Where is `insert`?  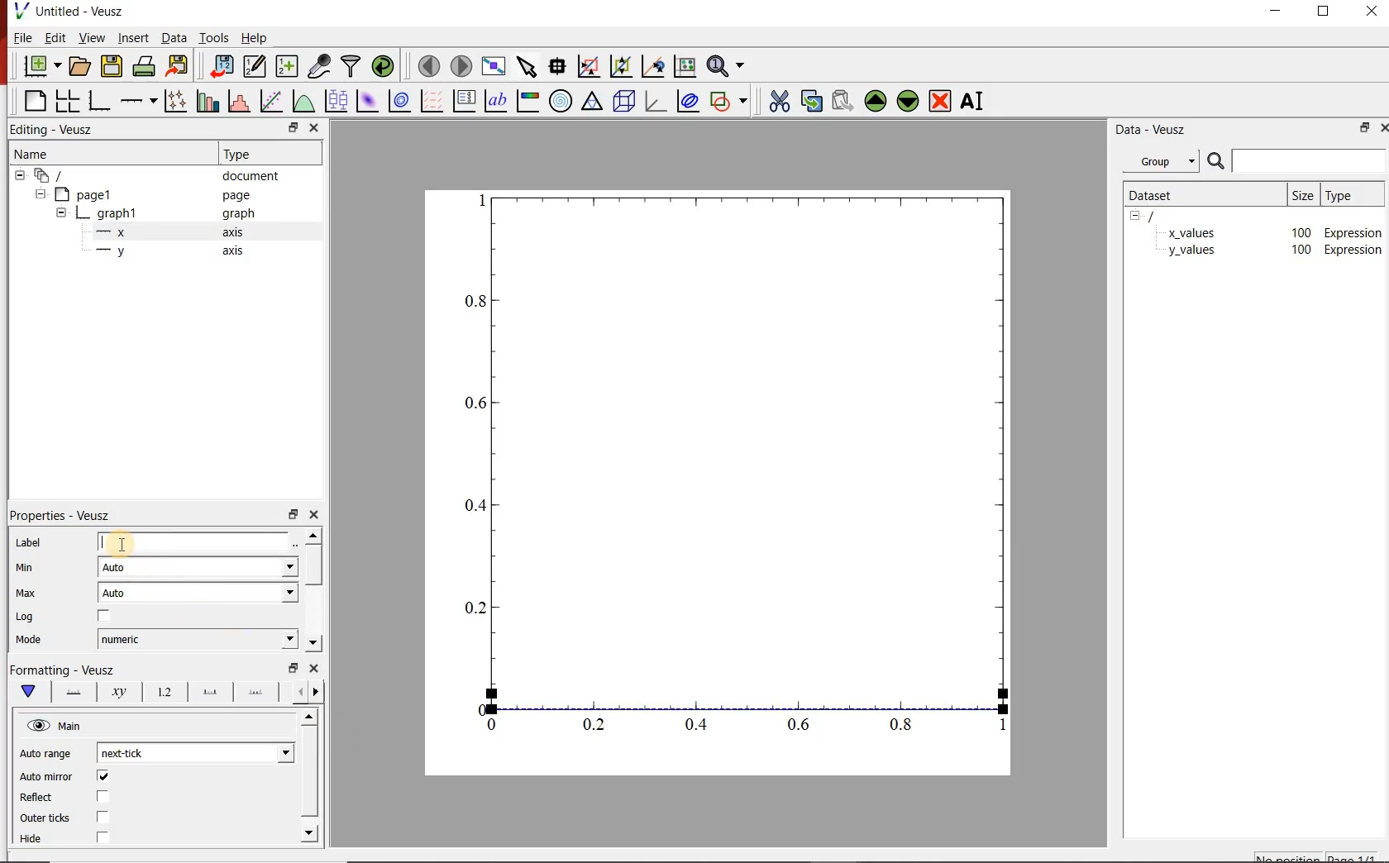 insert is located at coordinates (133, 37).